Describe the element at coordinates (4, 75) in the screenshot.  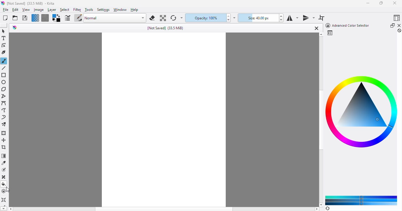
I see `rectangle tool` at that location.